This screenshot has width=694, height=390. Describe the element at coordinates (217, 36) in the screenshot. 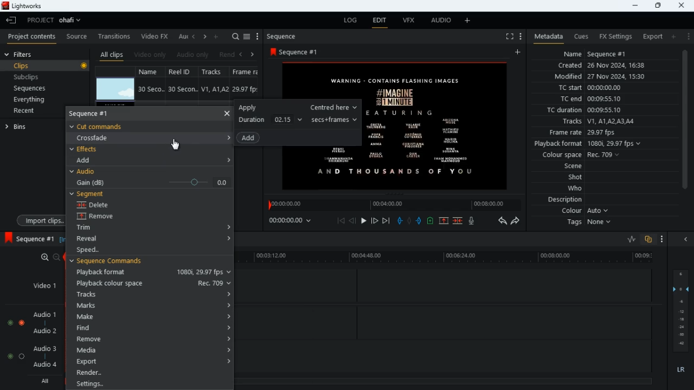

I see `add` at that location.